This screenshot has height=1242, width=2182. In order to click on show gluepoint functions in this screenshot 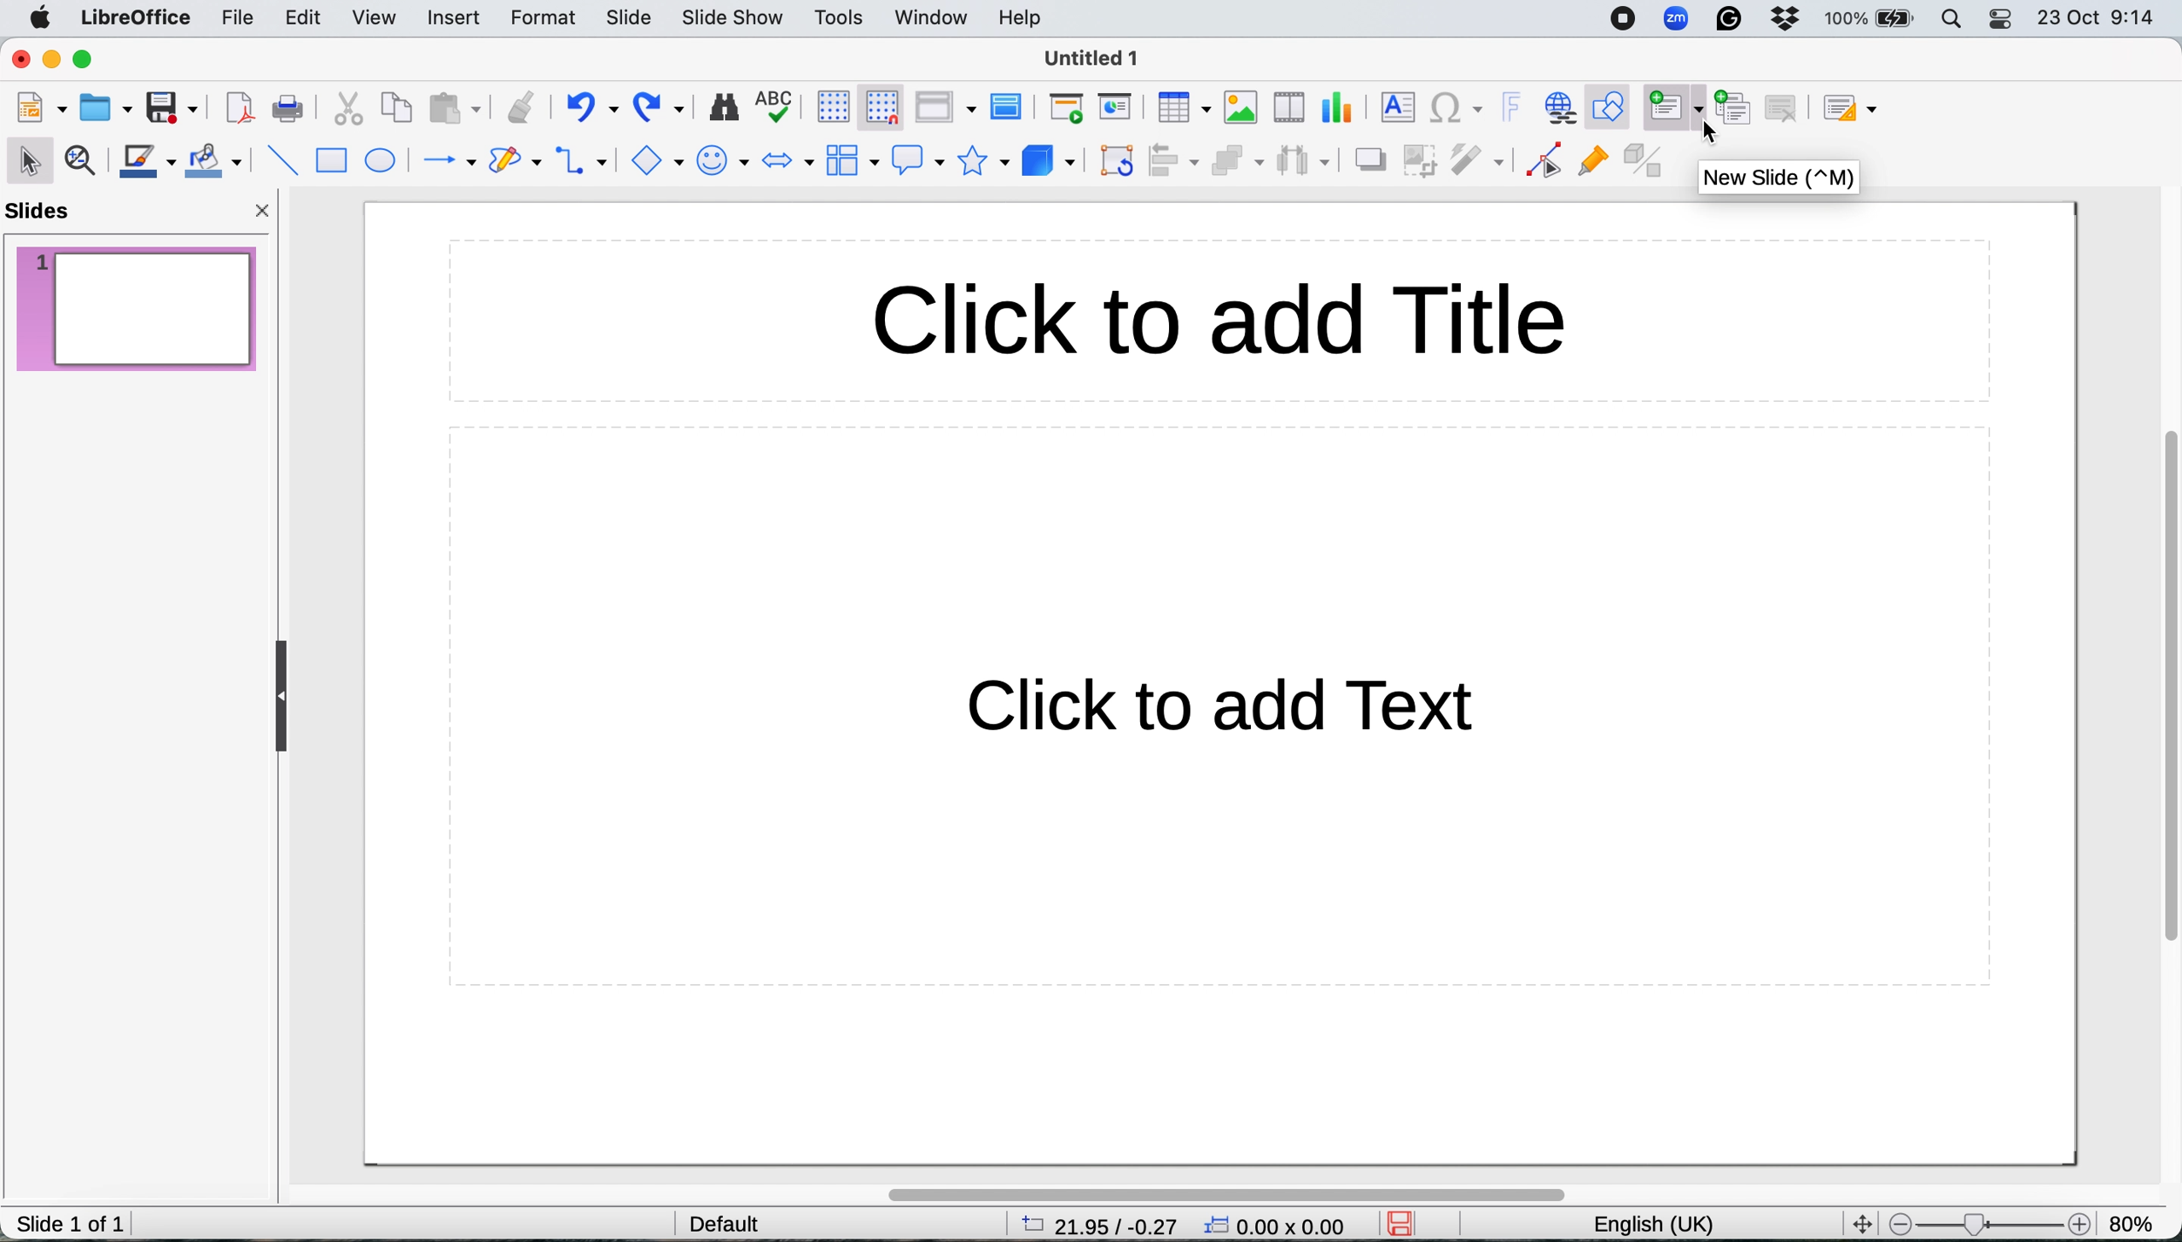, I will do `click(1595, 167)`.